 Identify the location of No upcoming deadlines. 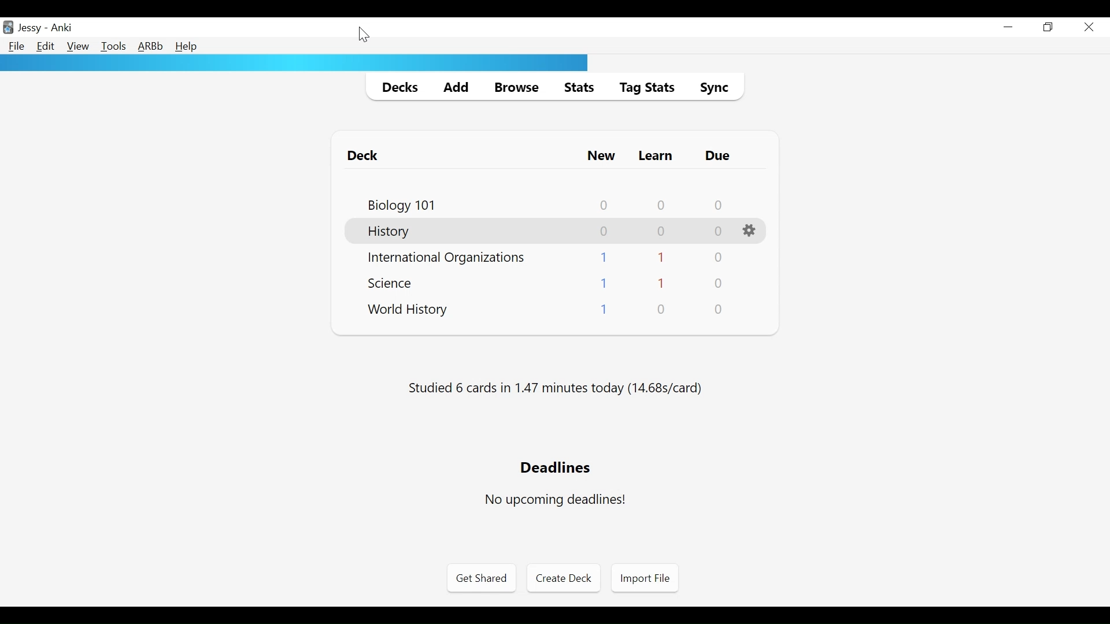
(556, 500).